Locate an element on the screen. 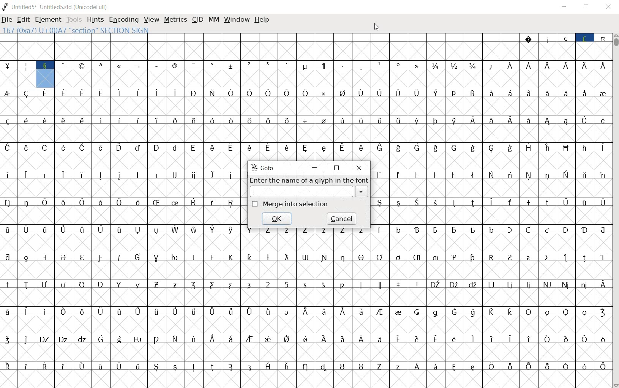 The width and height of the screenshot is (619, 388). mathematical fractions is located at coordinates (455, 74).